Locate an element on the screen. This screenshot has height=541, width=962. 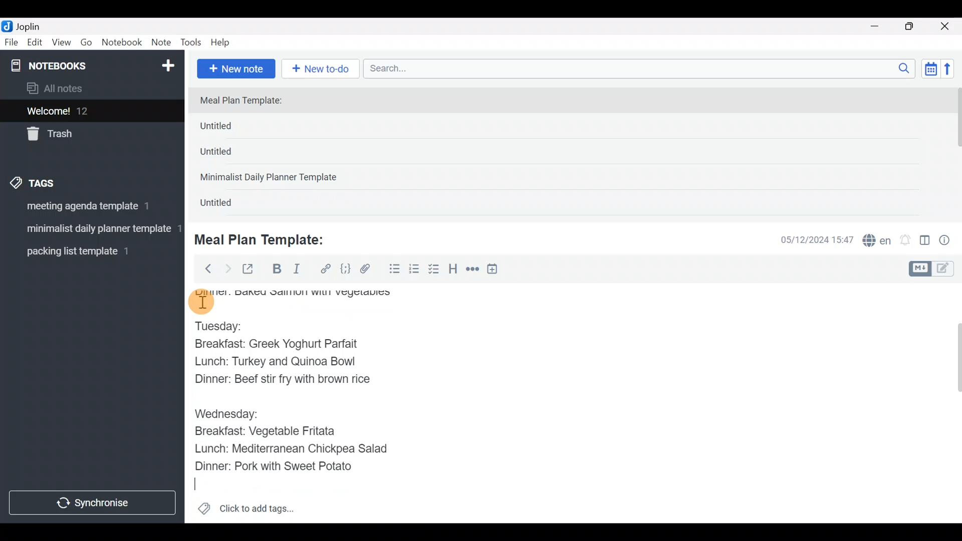
Edit is located at coordinates (35, 44).